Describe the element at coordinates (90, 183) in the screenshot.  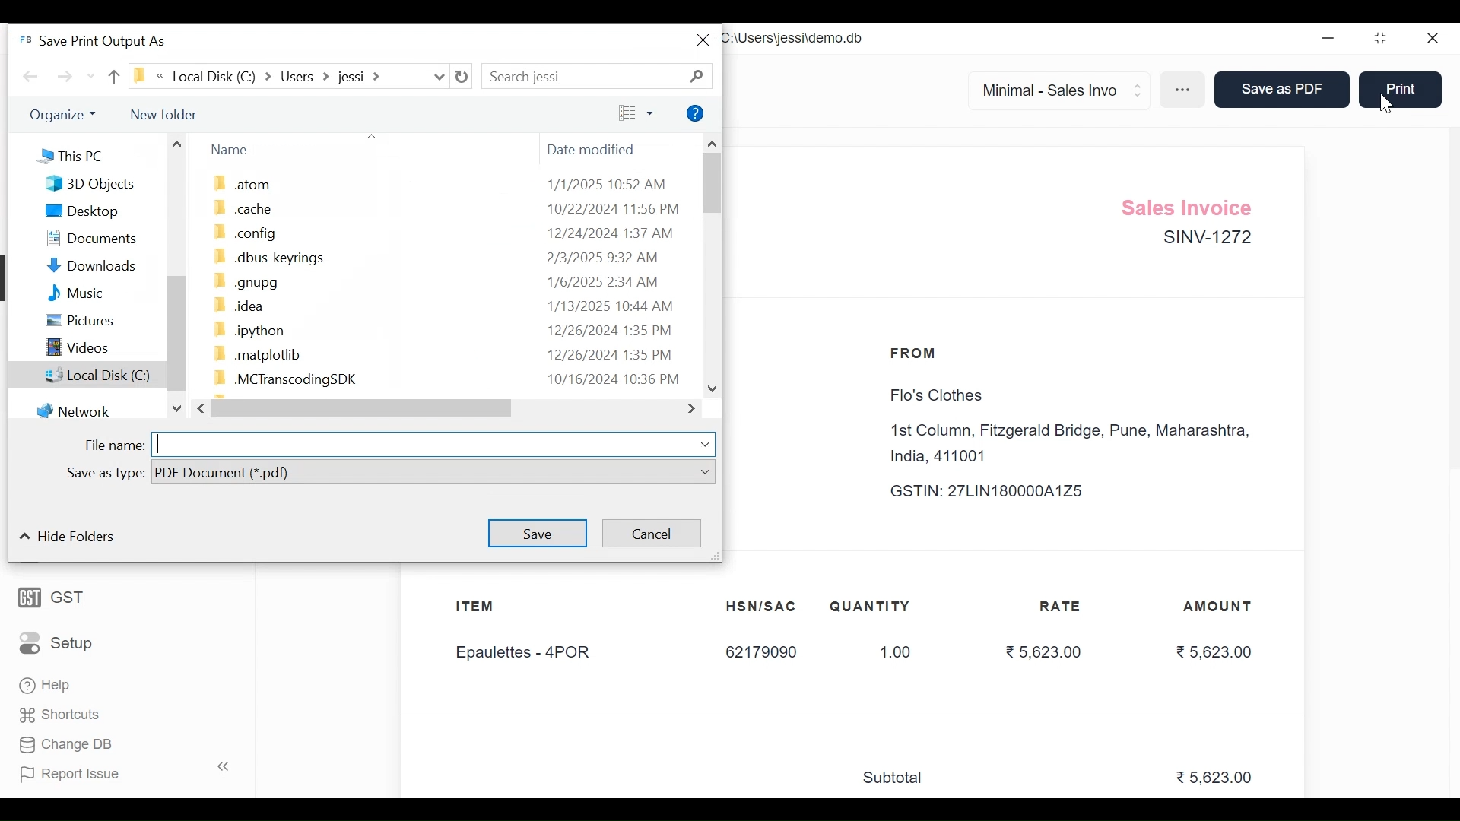
I see `3D Objects` at that location.